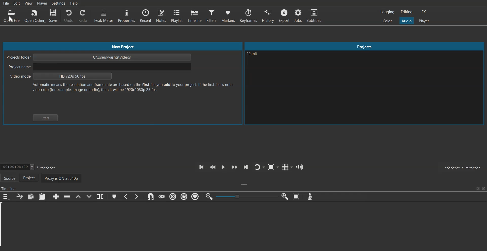 The height and width of the screenshot is (251, 487). Describe the element at coordinates (212, 167) in the screenshot. I see `Play quickly backwards` at that location.